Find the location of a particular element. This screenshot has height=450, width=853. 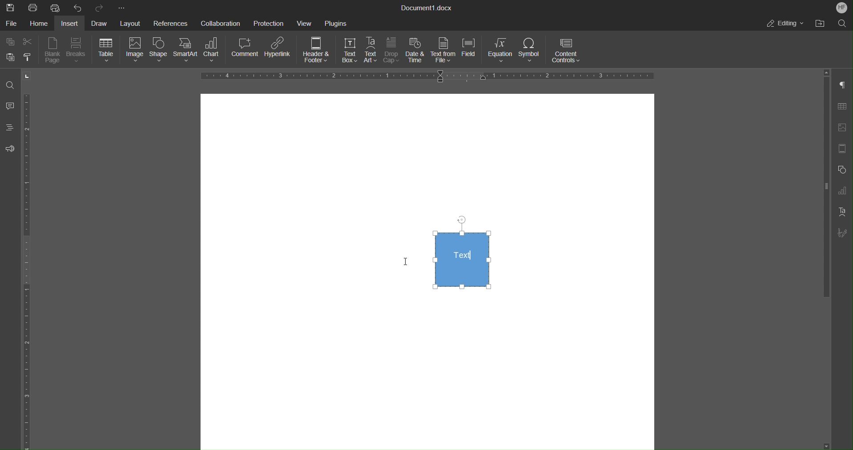

Redo is located at coordinates (100, 7).